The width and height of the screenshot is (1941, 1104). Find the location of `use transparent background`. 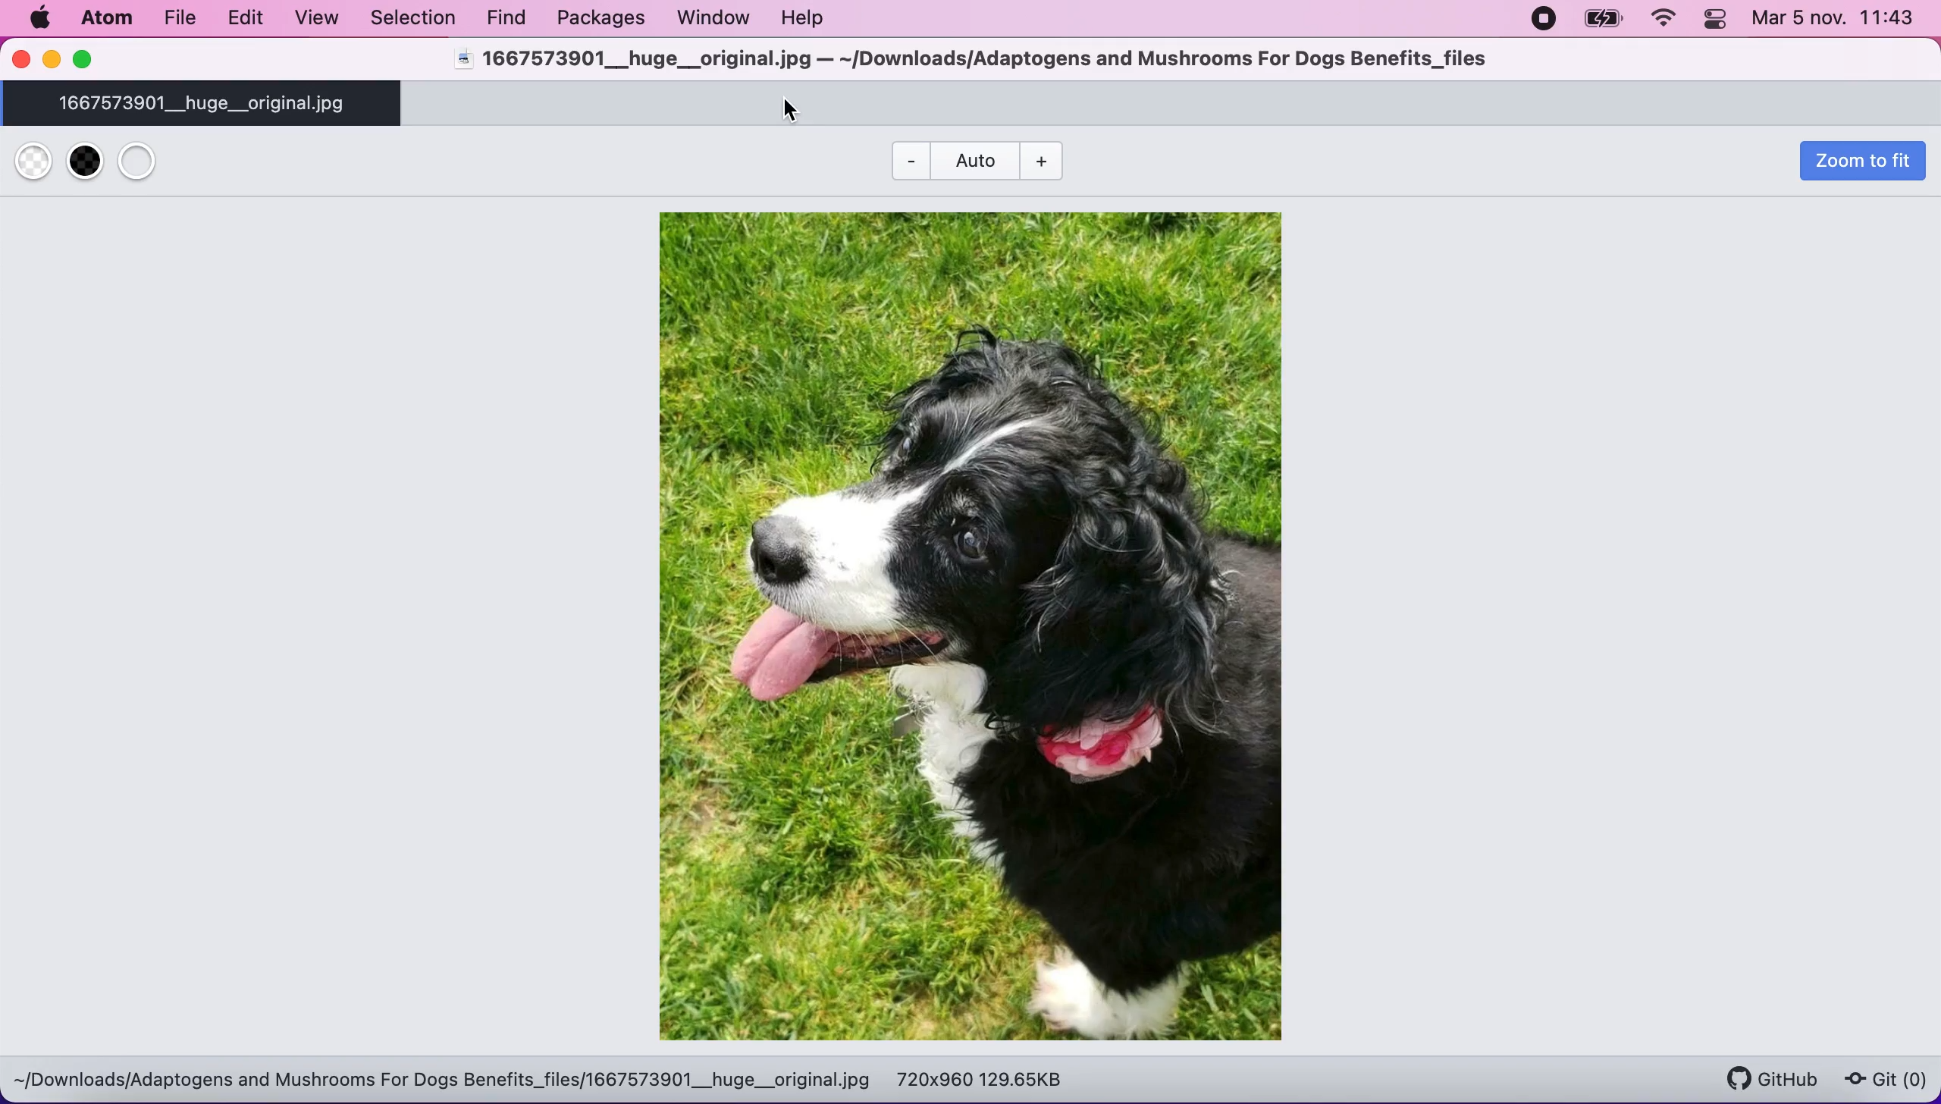

use transparent background is located at coordinates (158, 163).